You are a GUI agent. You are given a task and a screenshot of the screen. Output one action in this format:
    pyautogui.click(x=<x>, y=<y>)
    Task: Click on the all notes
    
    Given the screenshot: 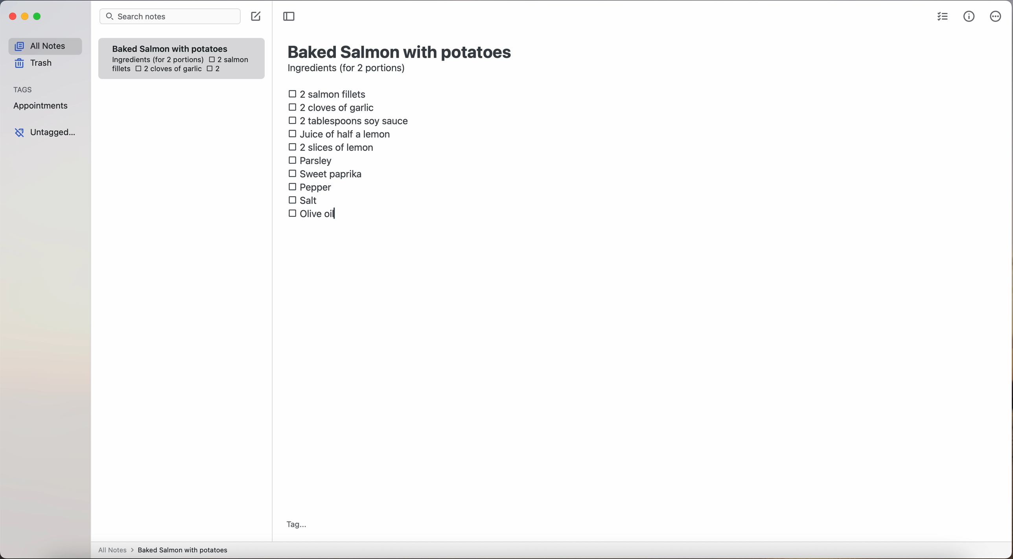 What is the action you would take?
    pyautogui.click(x=45, y=46)
    